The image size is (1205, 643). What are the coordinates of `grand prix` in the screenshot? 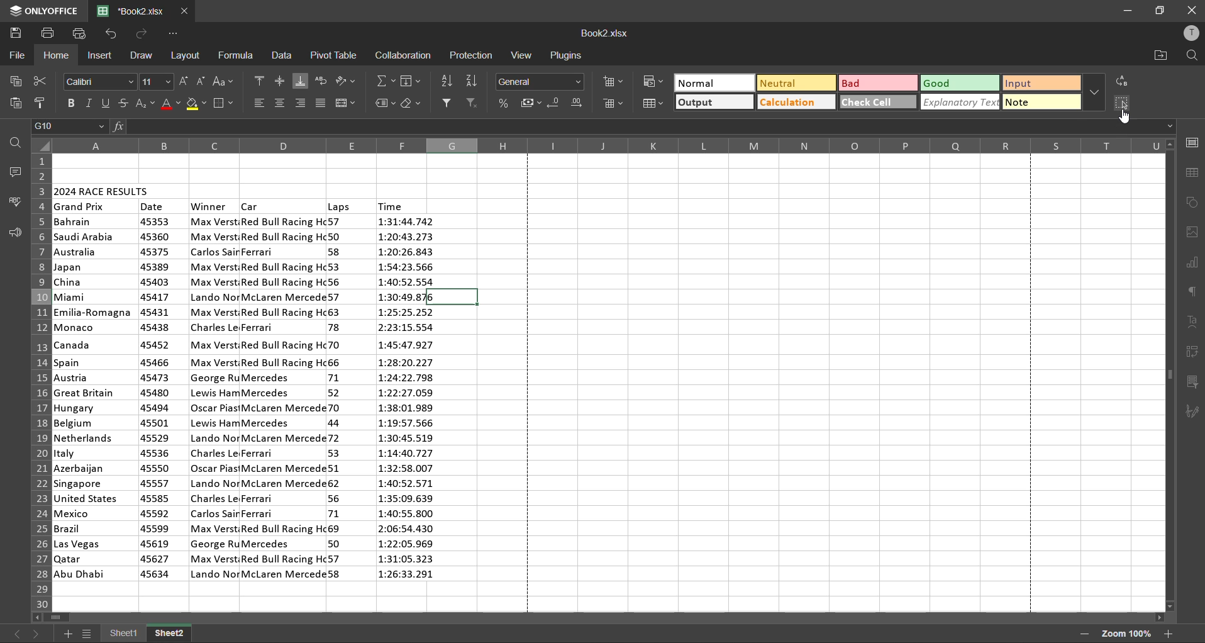 It's located at (80, 206).